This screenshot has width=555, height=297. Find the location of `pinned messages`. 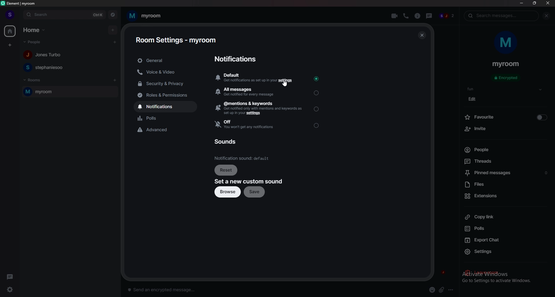

pinned messages is located at coordinates (507, 174).